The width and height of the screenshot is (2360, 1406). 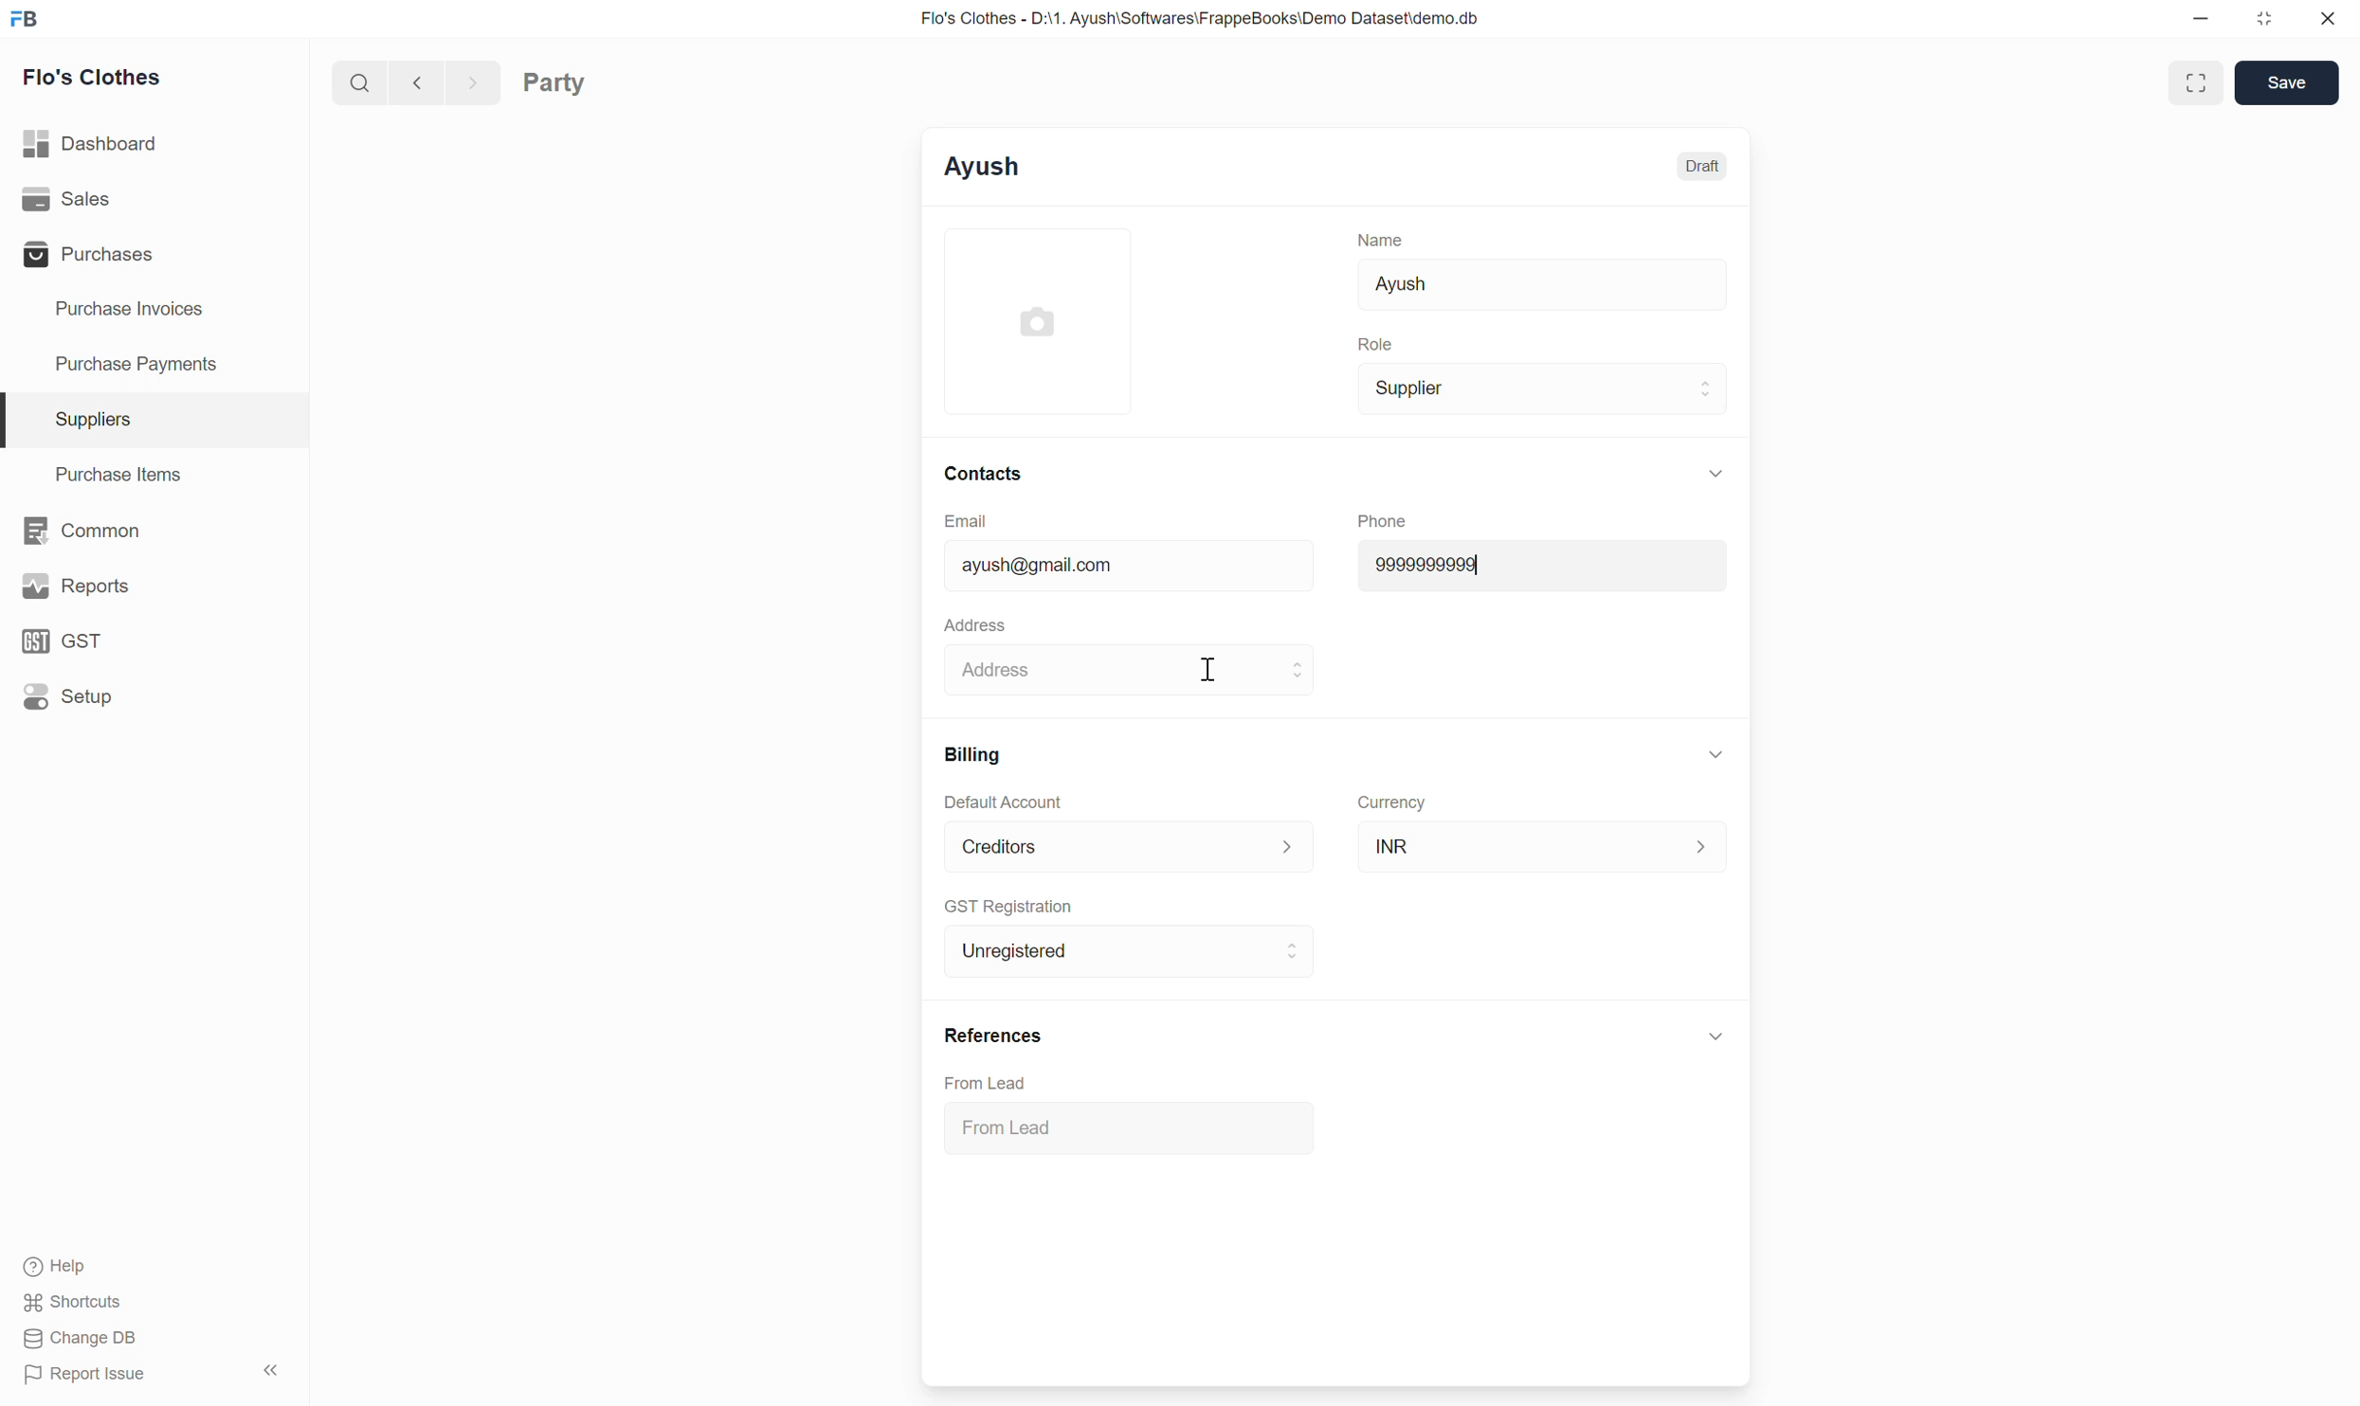 I want to click on Report Issue, so click(x=88, y=1375).